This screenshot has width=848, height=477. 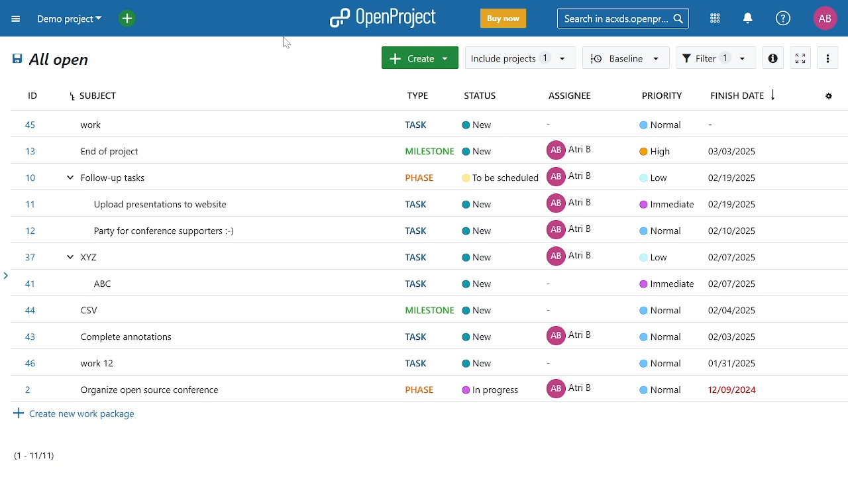 What do you see at coordinates (430, 388) in the screenshot?
I see `task titled "work 12"` at bounding box center [430, 388].